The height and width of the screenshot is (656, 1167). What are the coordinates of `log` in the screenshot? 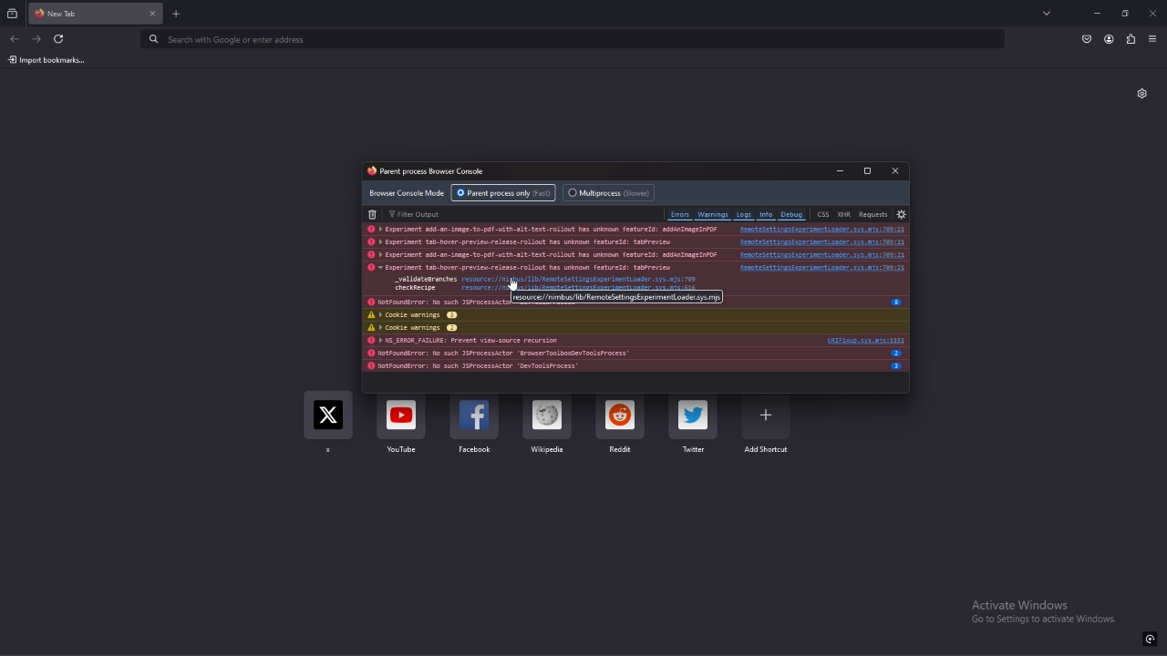 It's located at (542, 255).